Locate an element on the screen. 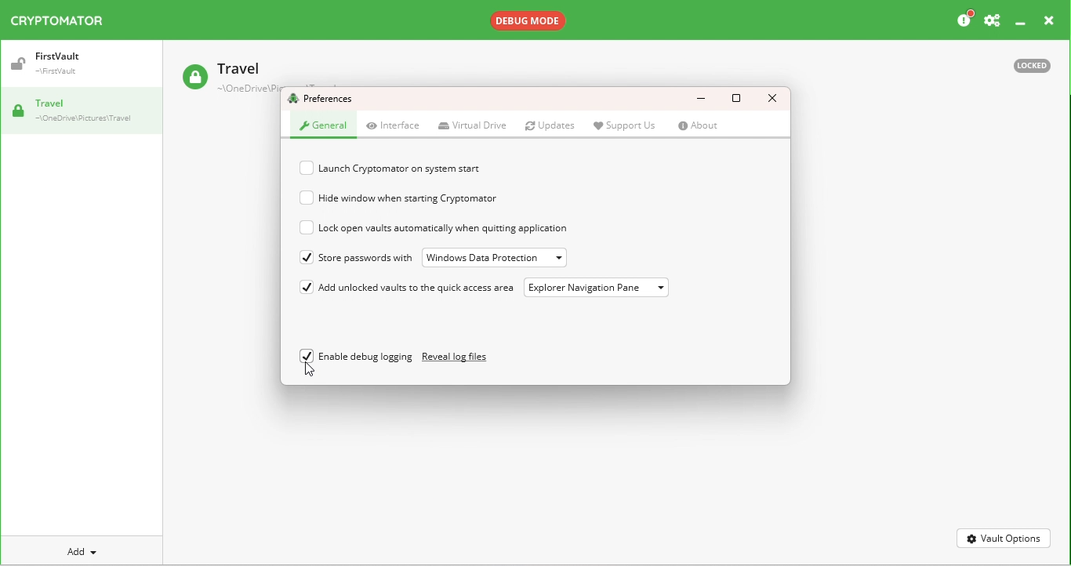  Store passwords with is located at coordinates (365, 256).